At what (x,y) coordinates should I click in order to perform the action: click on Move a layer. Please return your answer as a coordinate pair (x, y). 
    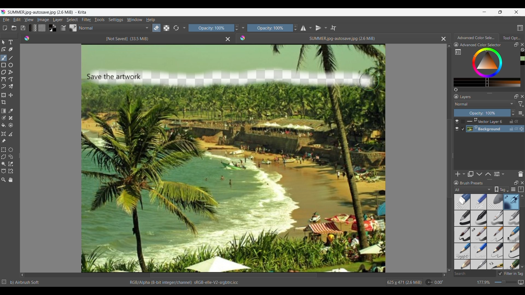
    Looking at the image, I should click on (11, 95).